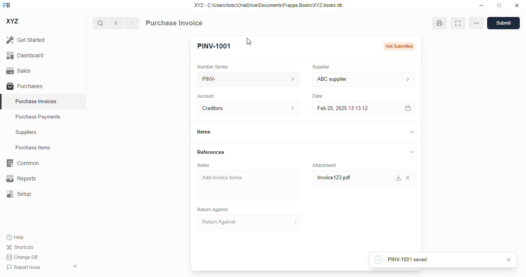 The width and height of the screenshot is (526, 277). Describe the element at coordinates (238, 108) in the screenshot. I see `creditors` at that location.